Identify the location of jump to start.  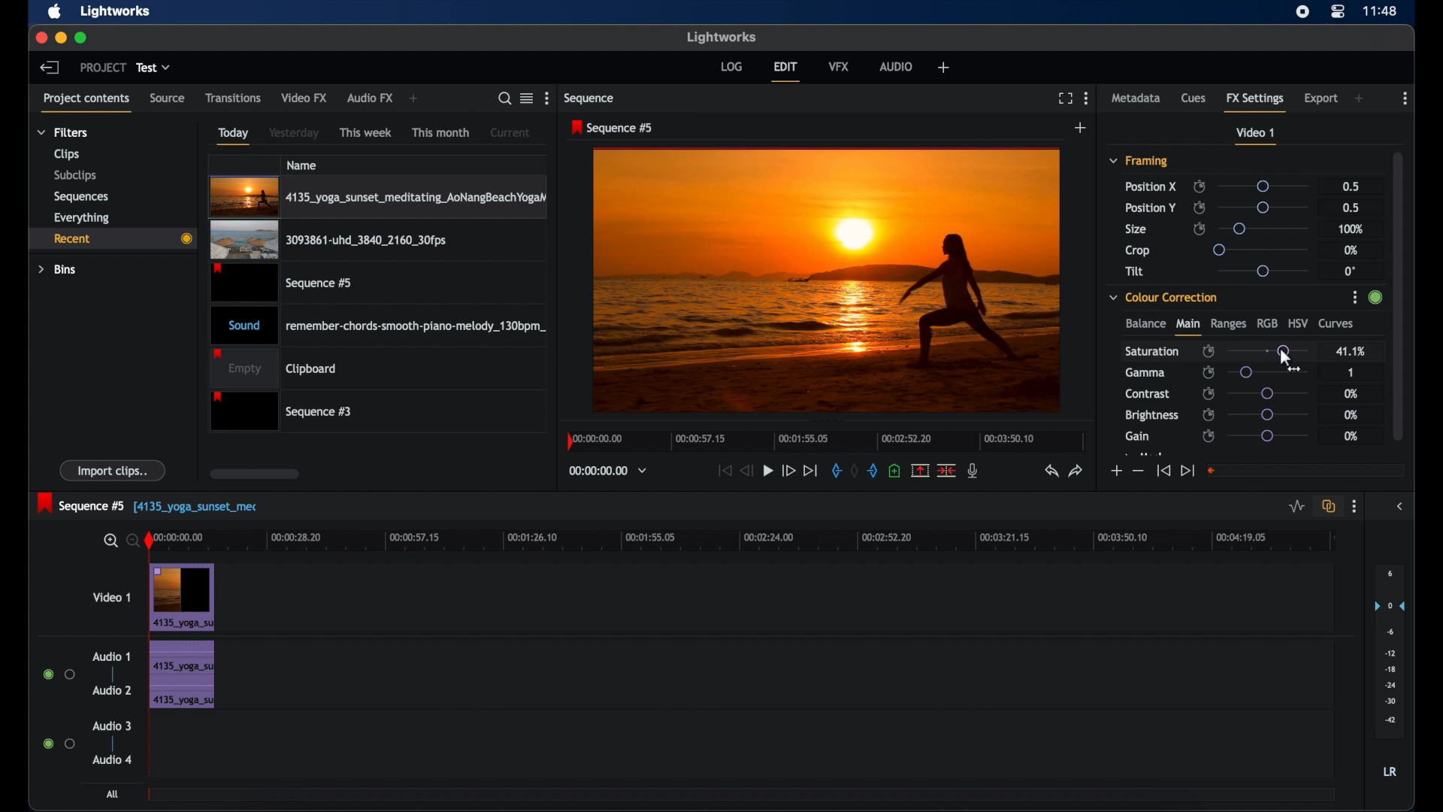
(725, 470).